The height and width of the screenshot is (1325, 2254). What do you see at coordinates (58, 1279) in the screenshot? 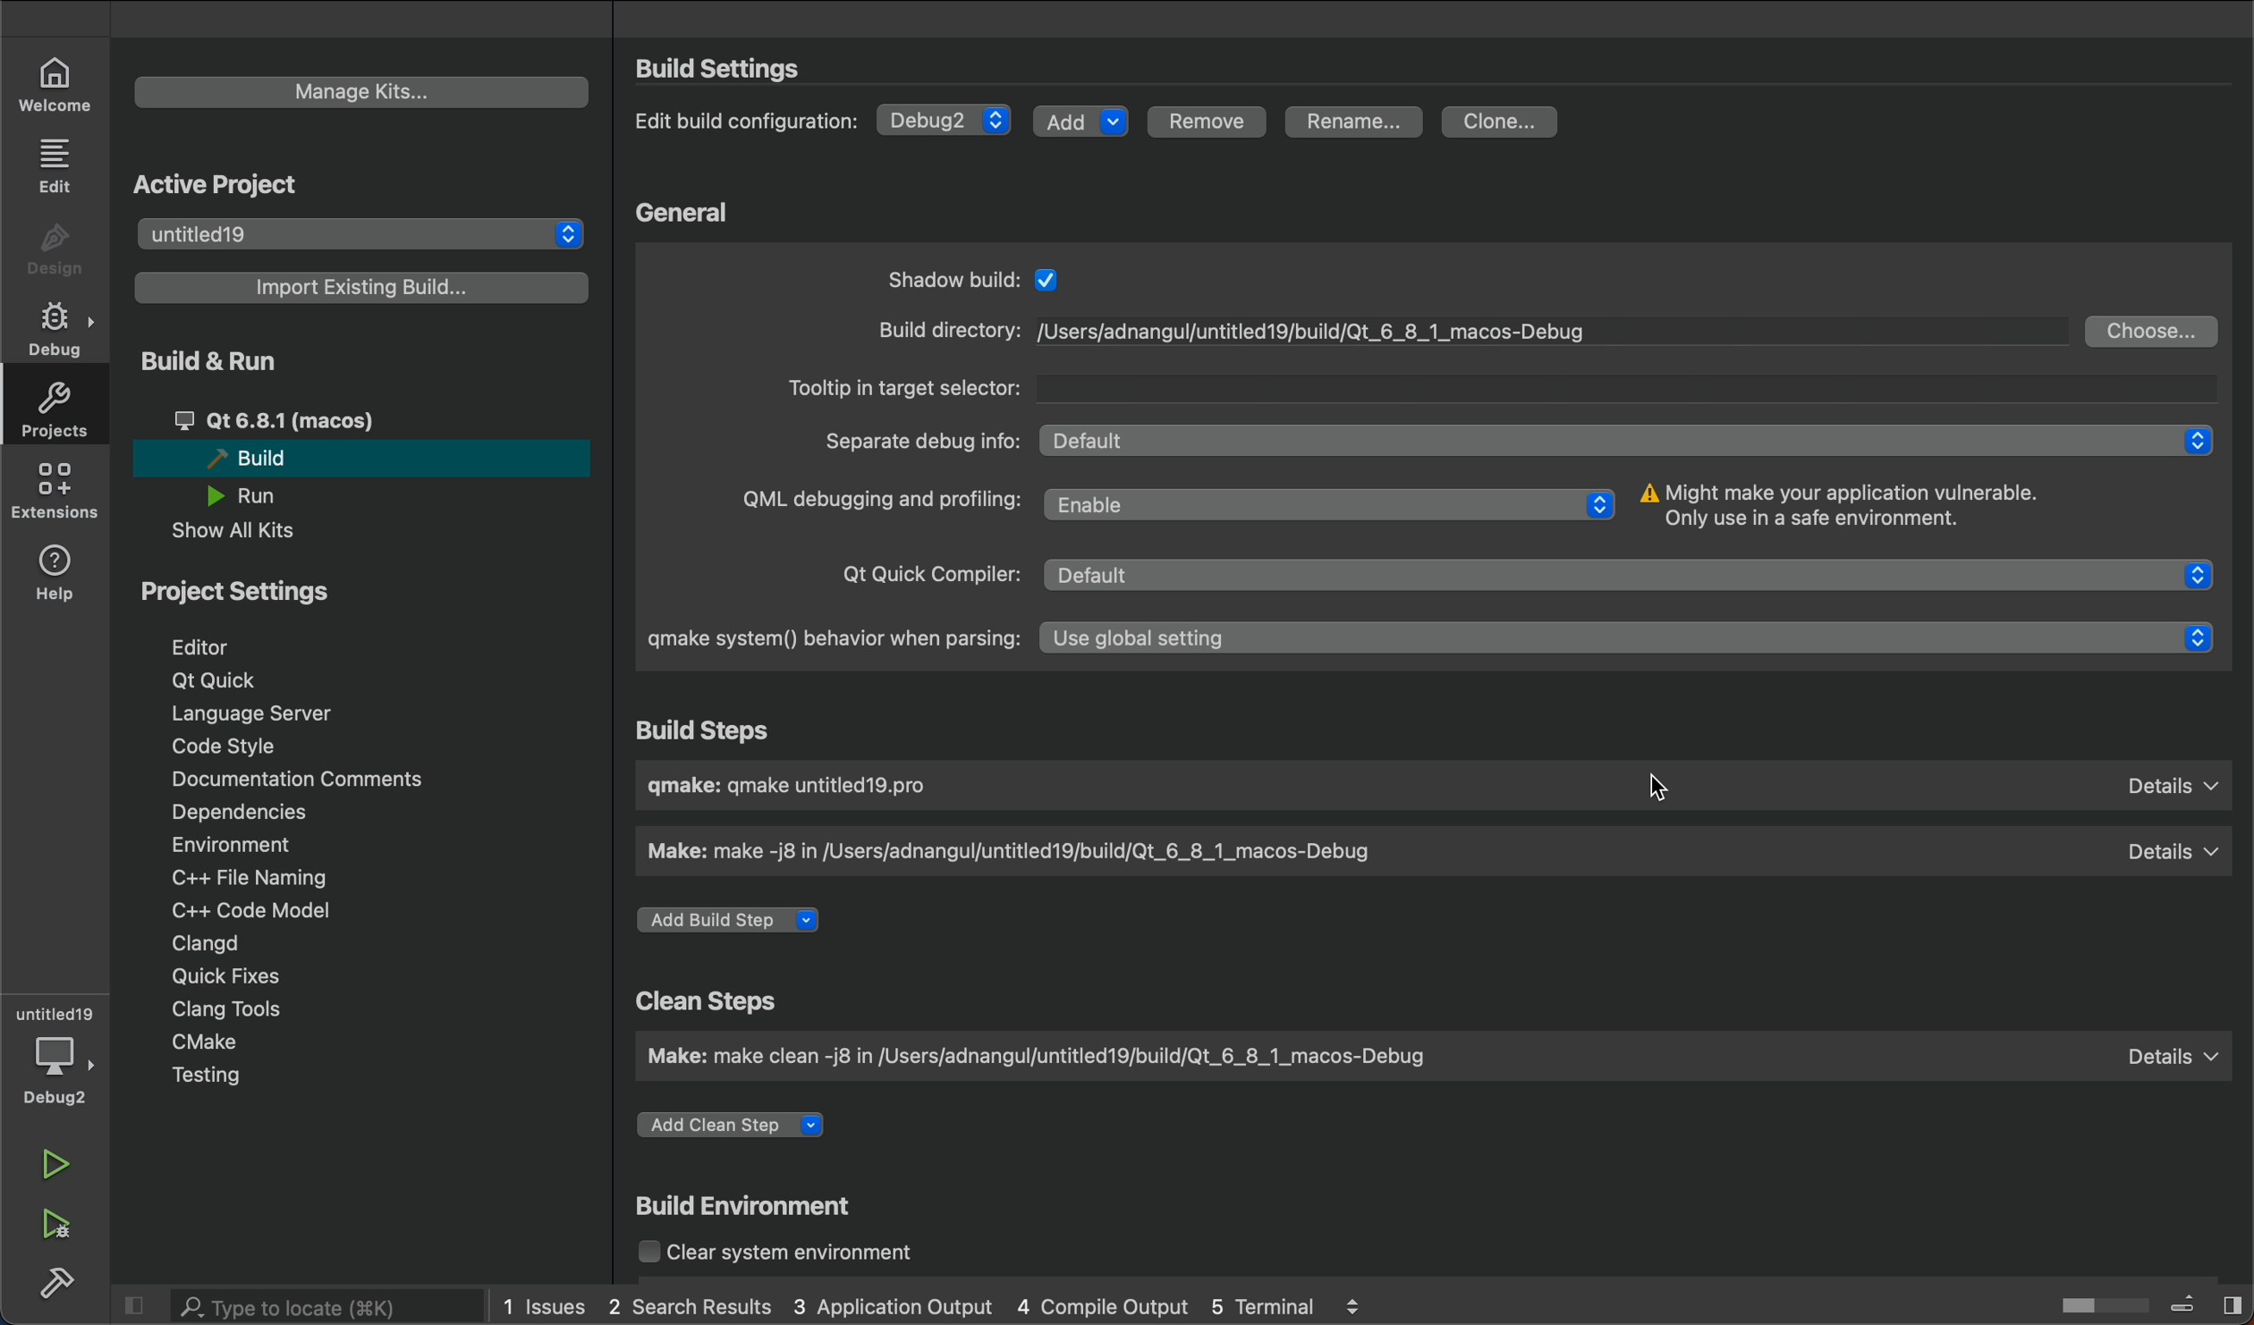
I see `build` at bounding box center [58, 1279].